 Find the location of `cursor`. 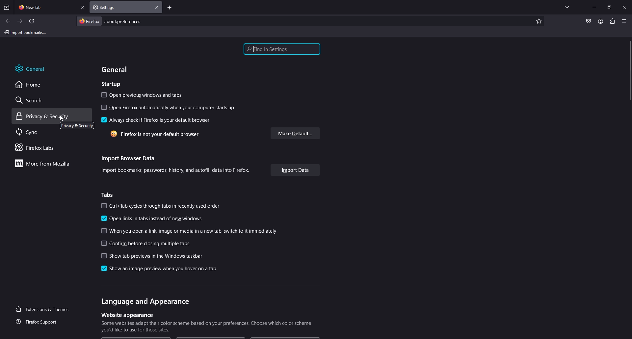

cursor is located at coordinates (62, 118).